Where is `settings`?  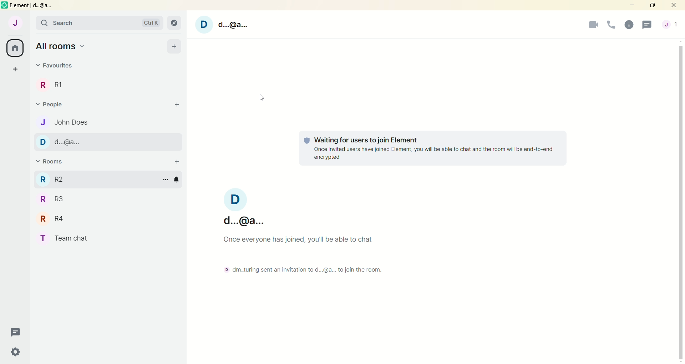
settings is located at coordinates (15, 352).